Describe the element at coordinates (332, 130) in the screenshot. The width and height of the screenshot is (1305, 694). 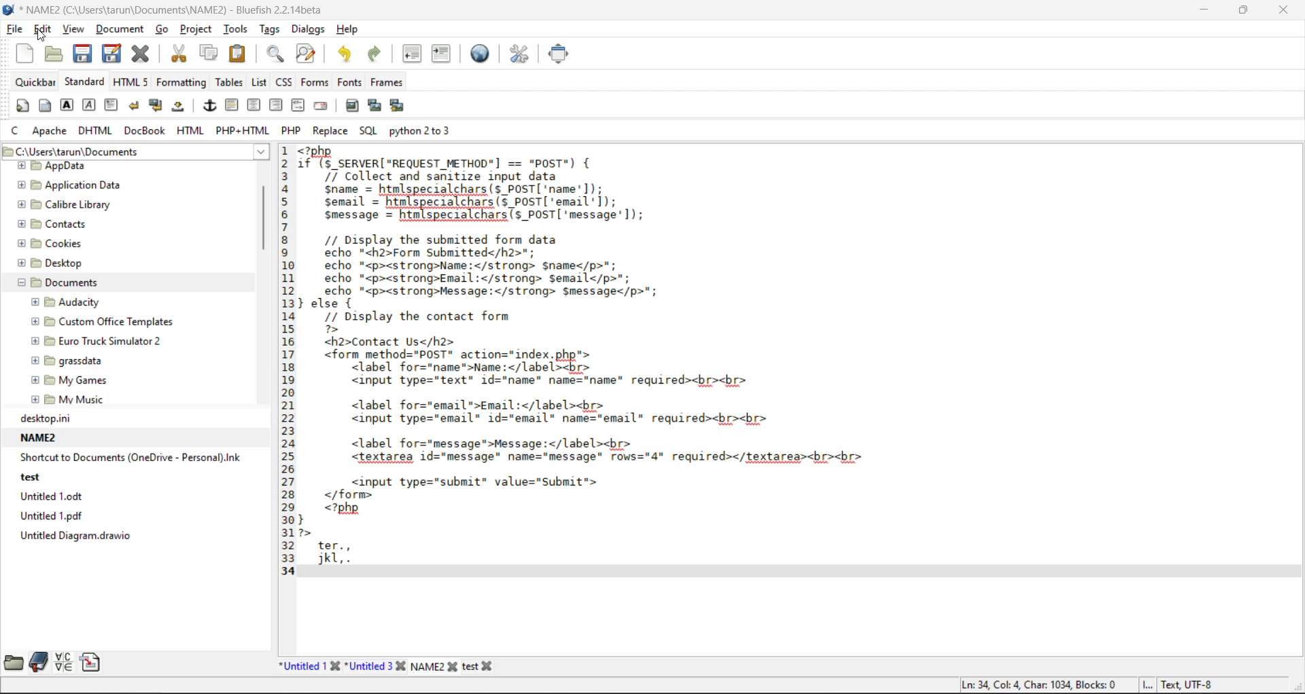
I see `replace` at that location.